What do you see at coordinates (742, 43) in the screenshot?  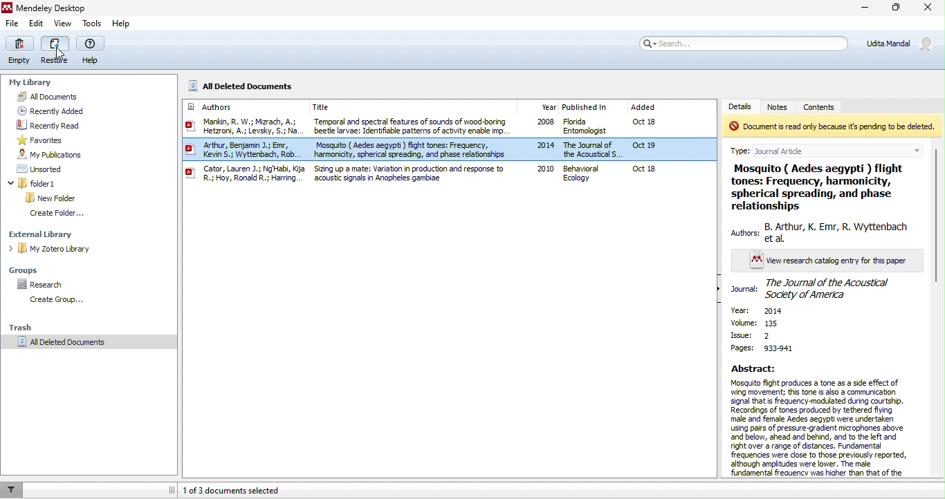 I see `search ` at bounding box center [742, 43].